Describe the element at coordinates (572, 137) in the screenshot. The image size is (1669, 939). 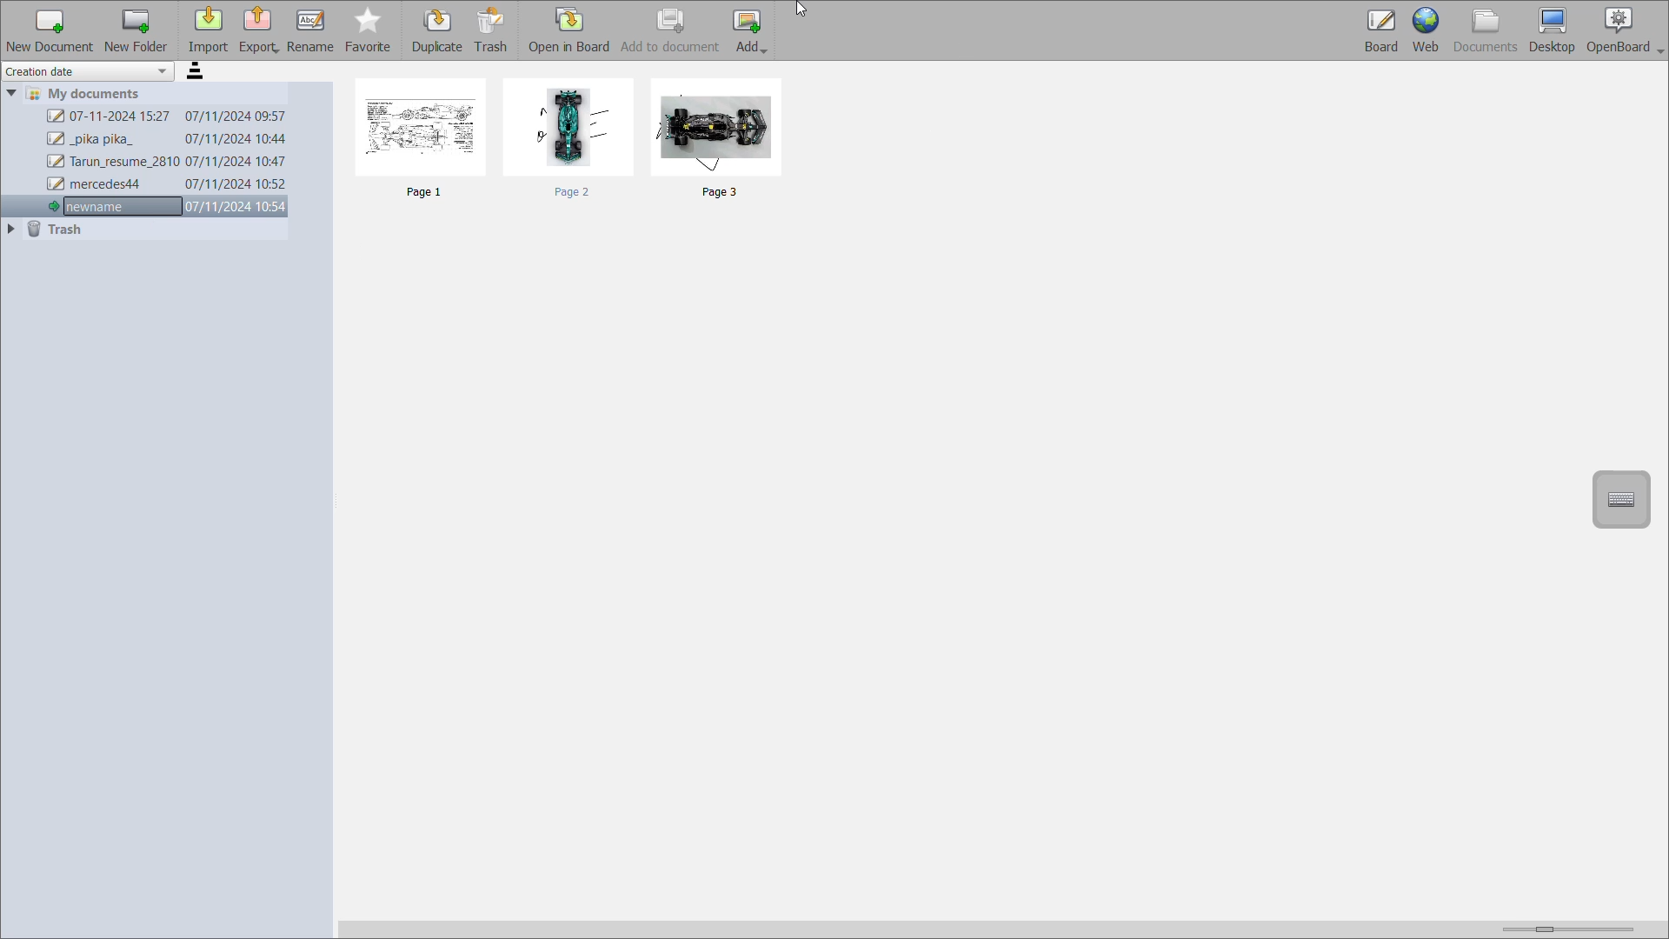
I see `page2` at that location.